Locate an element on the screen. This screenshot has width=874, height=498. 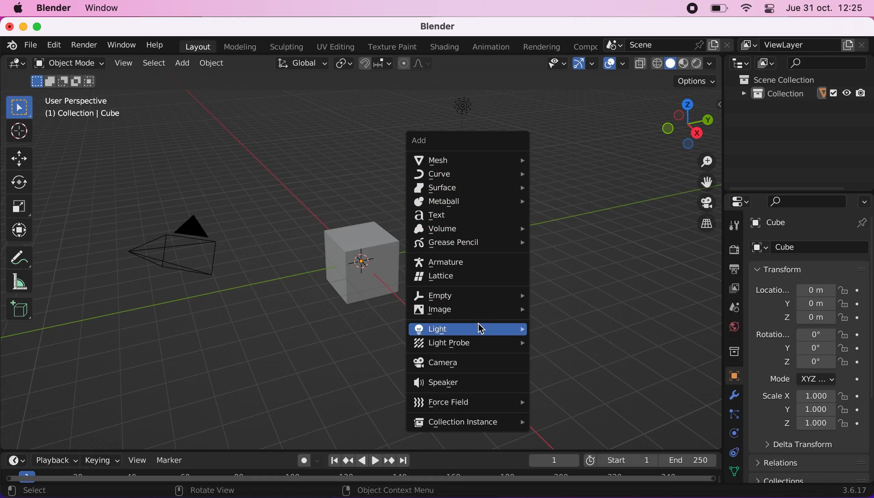
toggle x ray is located at coordinates (640, 63).